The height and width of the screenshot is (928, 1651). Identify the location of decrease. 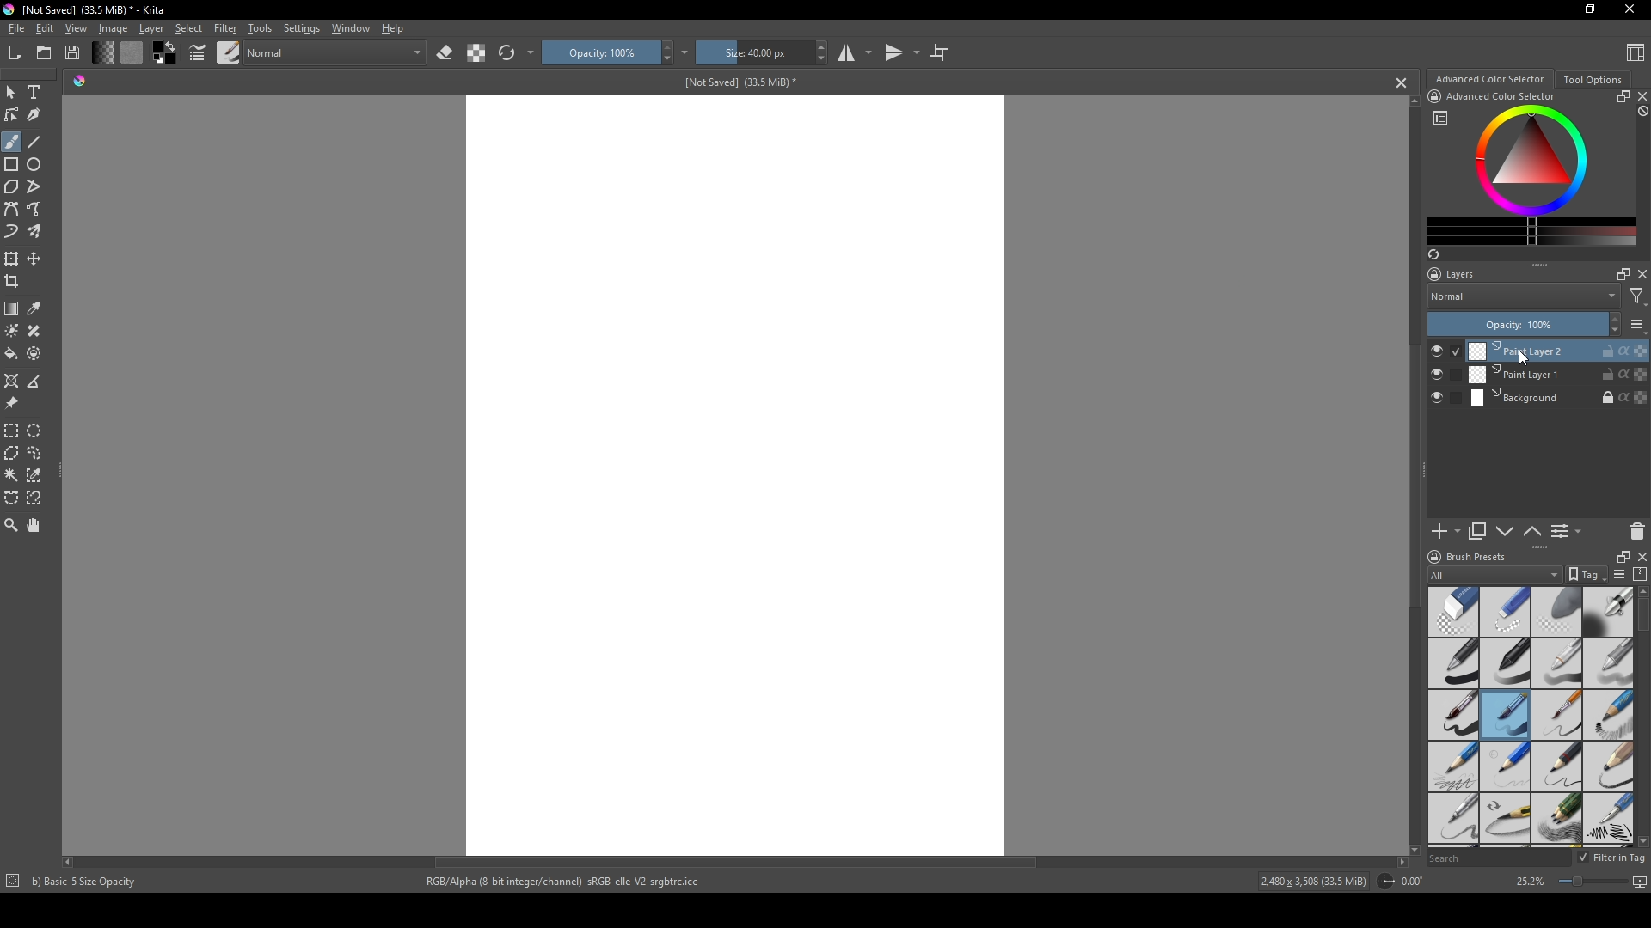
(1613, 332).